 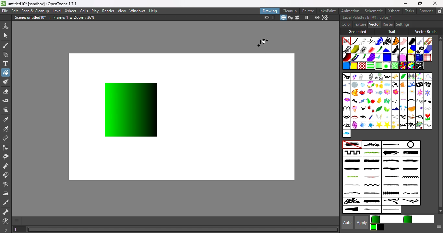 I want to click on Magnet tool, so click(x=6, y=176).